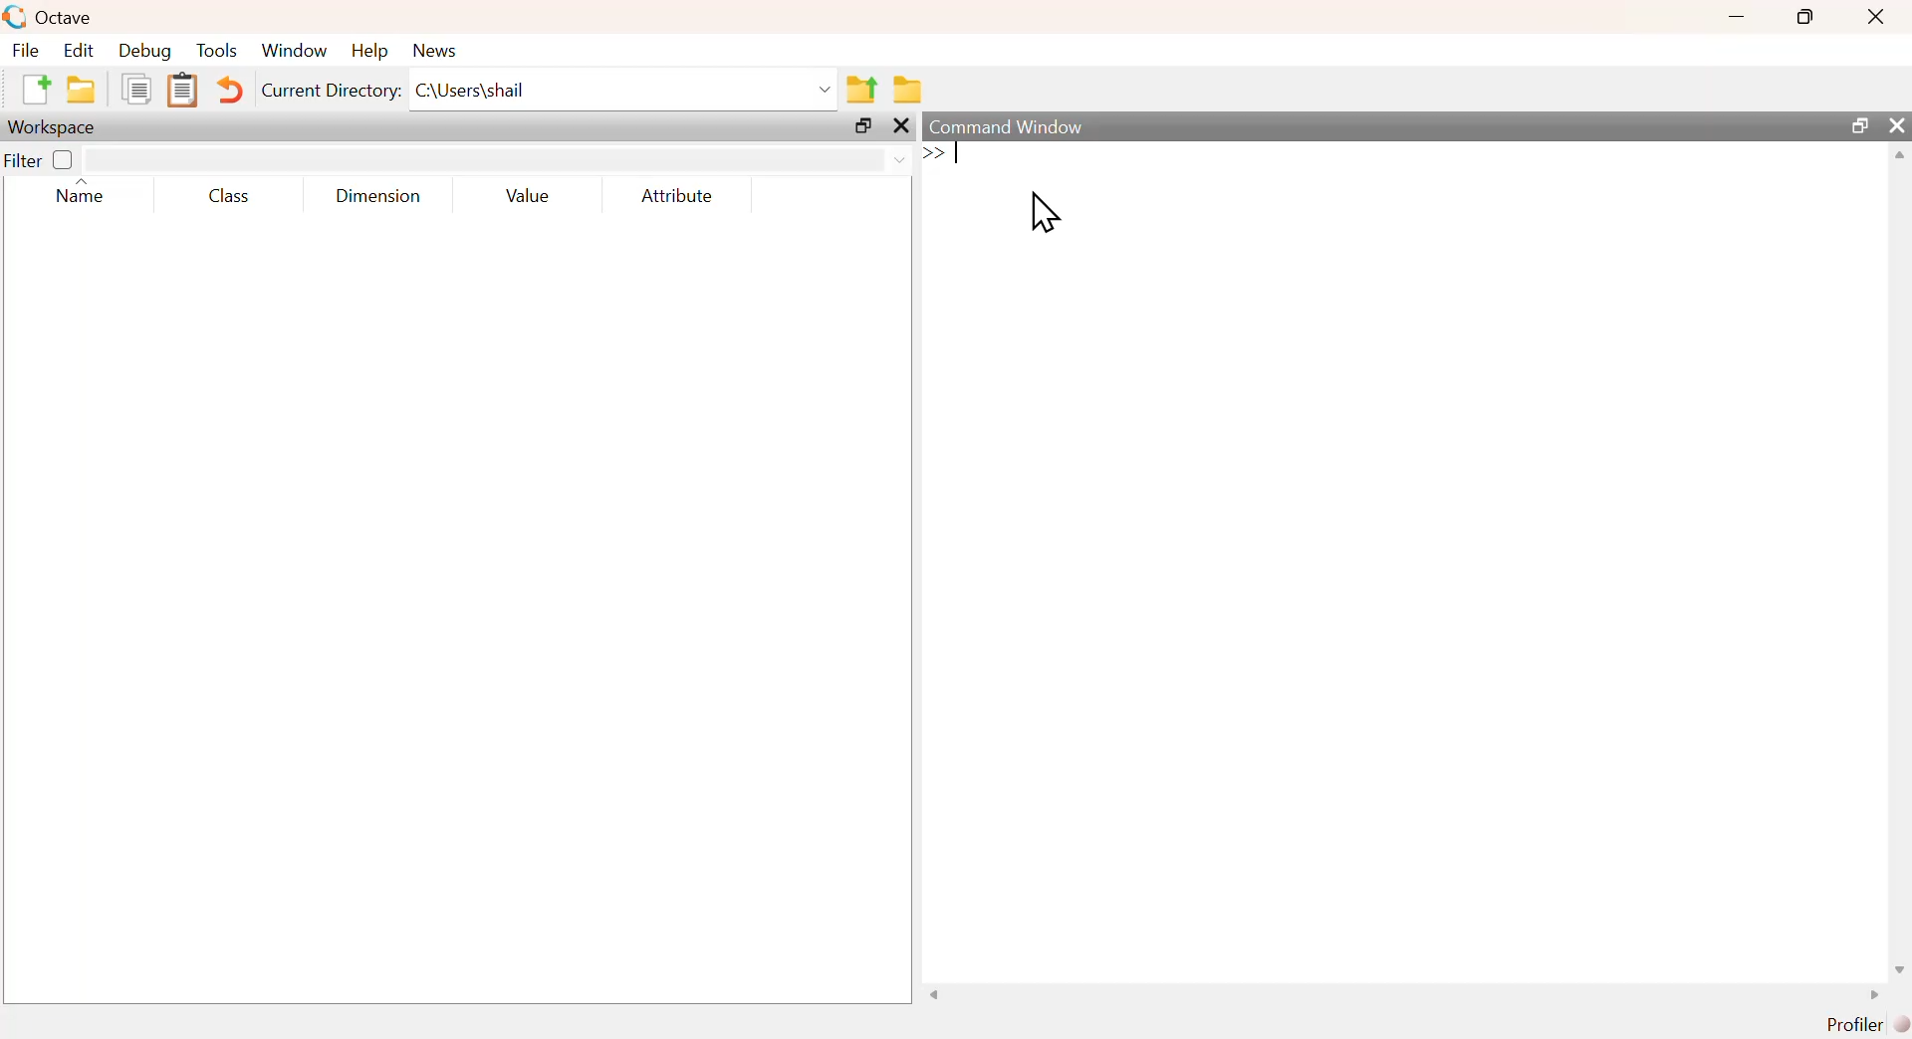 The image size is (1912, 1039). What do you see at coordinates (1879, 16) in the screenshot?
I see `close` at bounding box center [1879, 16].